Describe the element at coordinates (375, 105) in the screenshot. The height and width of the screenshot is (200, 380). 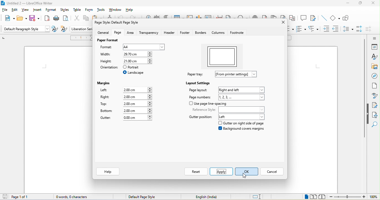
I see `manage changes` at that location.